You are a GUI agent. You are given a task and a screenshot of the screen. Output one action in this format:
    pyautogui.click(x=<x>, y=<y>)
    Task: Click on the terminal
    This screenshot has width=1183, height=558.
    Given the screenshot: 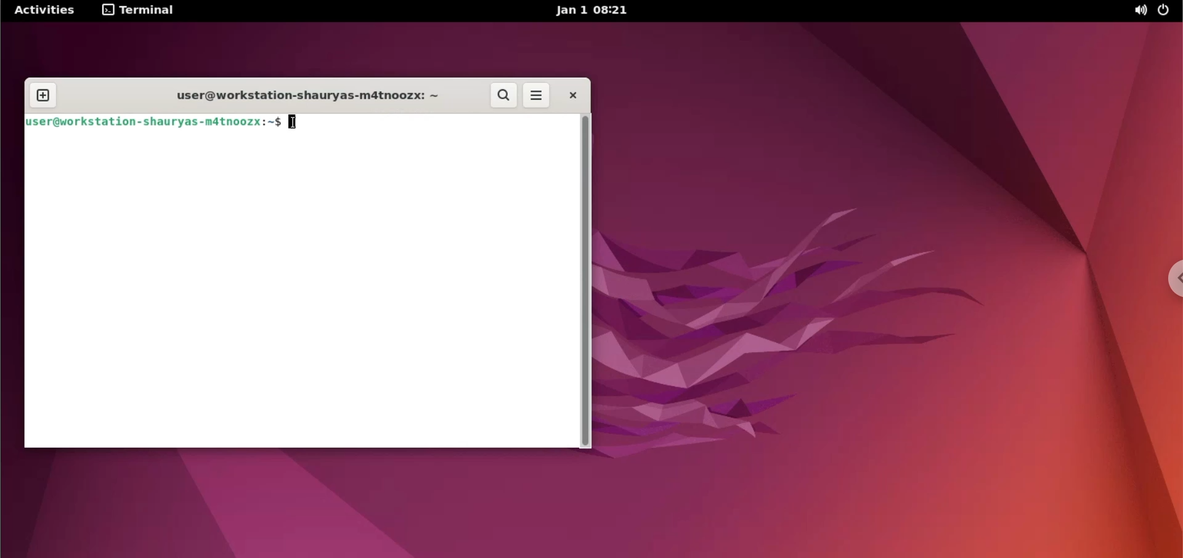 What is the action you would take?
    pyautogui.click(x=141, y=11)
    